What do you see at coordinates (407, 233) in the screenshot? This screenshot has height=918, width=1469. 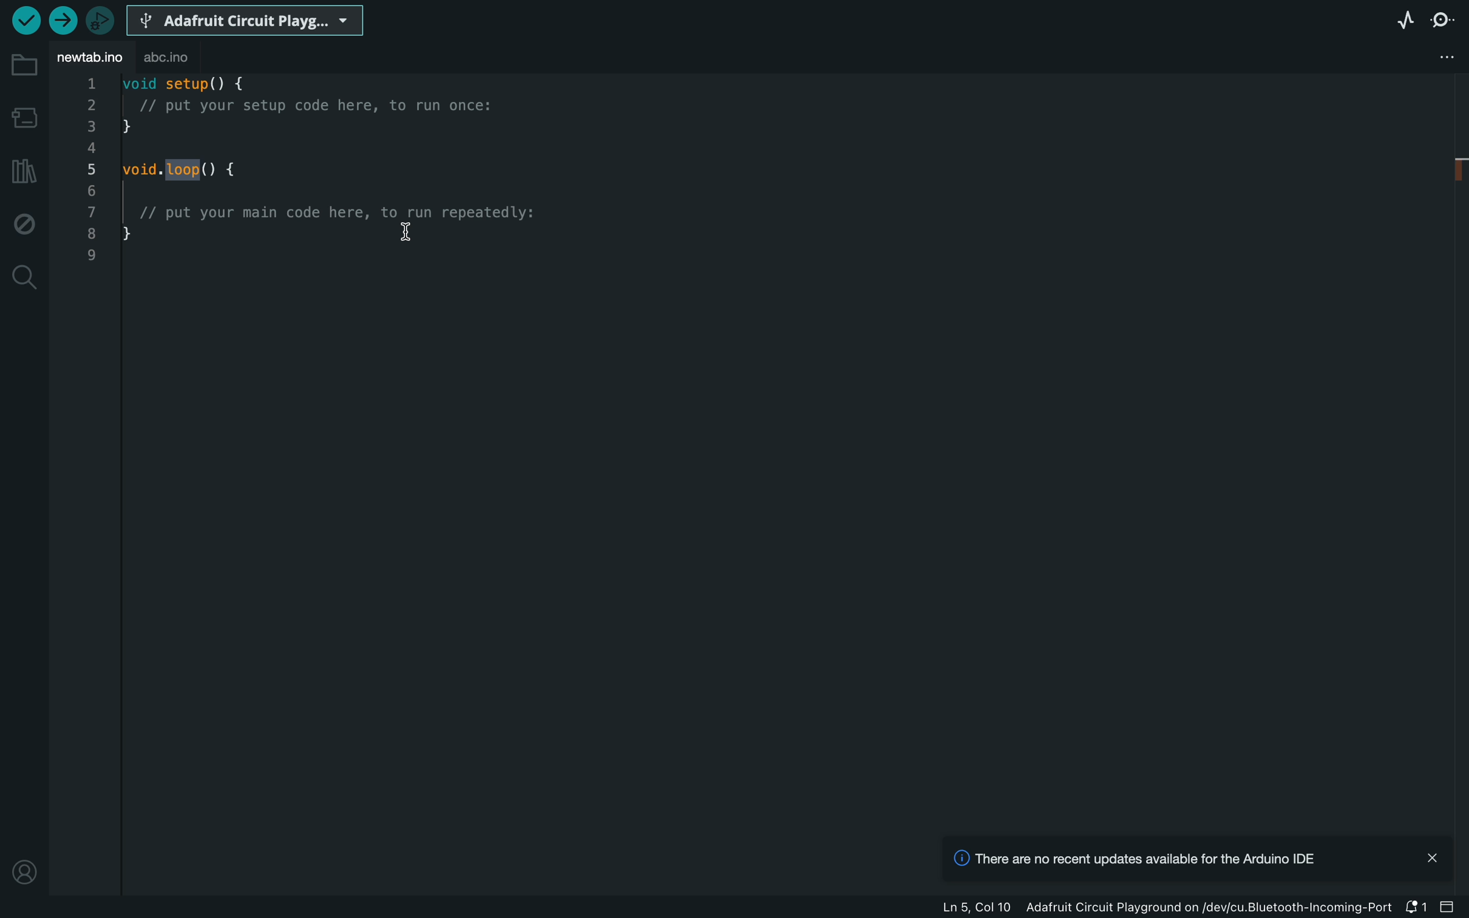 I see `cursor` at bounding box center [407, 233].